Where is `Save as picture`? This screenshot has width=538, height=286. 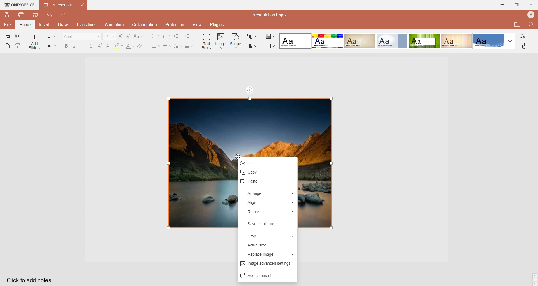
Save as picture is located at coordinates (266, 224).